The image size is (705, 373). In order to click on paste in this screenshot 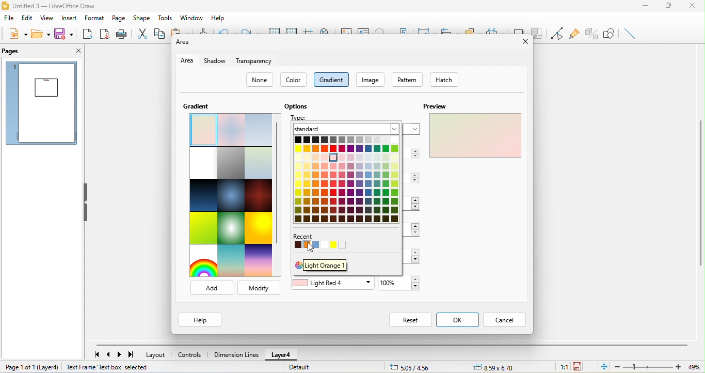, I will do `click(181, 30)`.